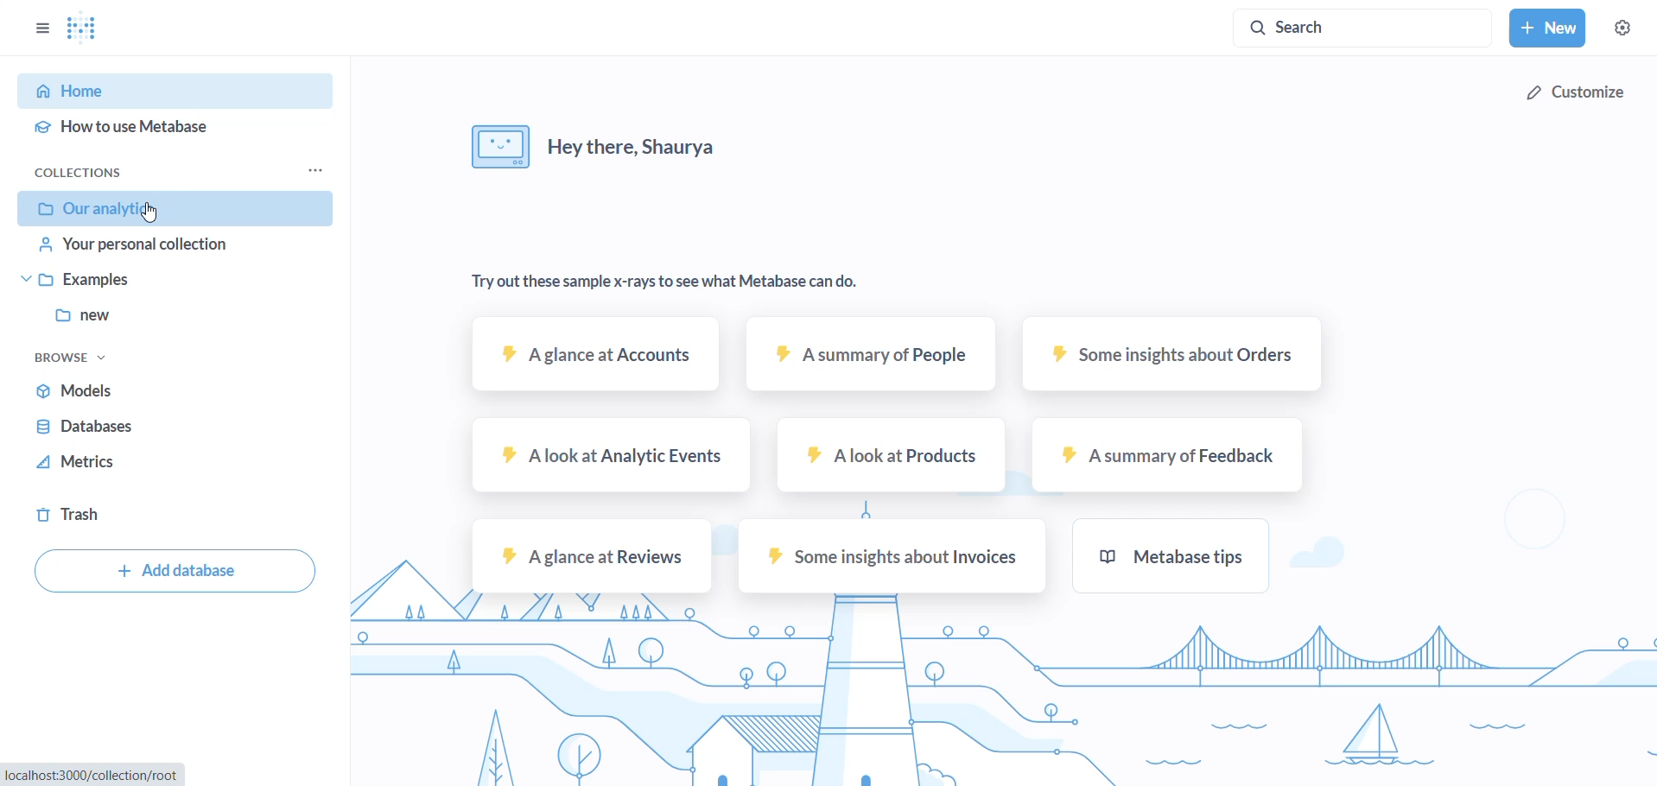 Image resolution: width=1657 pixels, height=786 pixels. What do you see at coordinates (149, 514) in the screenshot?
I see `trash` at bounding box center [149, 514].